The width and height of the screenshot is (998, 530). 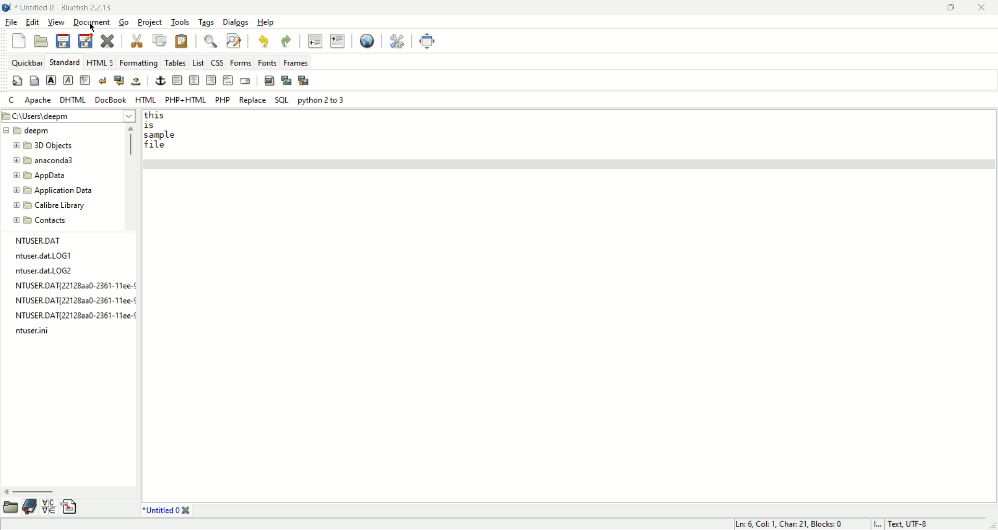 I want to click on app data, so click(x=40, y=176).